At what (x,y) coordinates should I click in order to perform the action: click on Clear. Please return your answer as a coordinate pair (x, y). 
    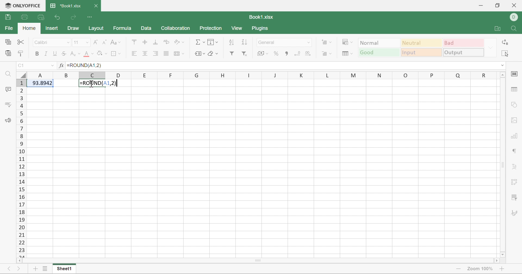
    Looking at the image, I should click on (213, 54).